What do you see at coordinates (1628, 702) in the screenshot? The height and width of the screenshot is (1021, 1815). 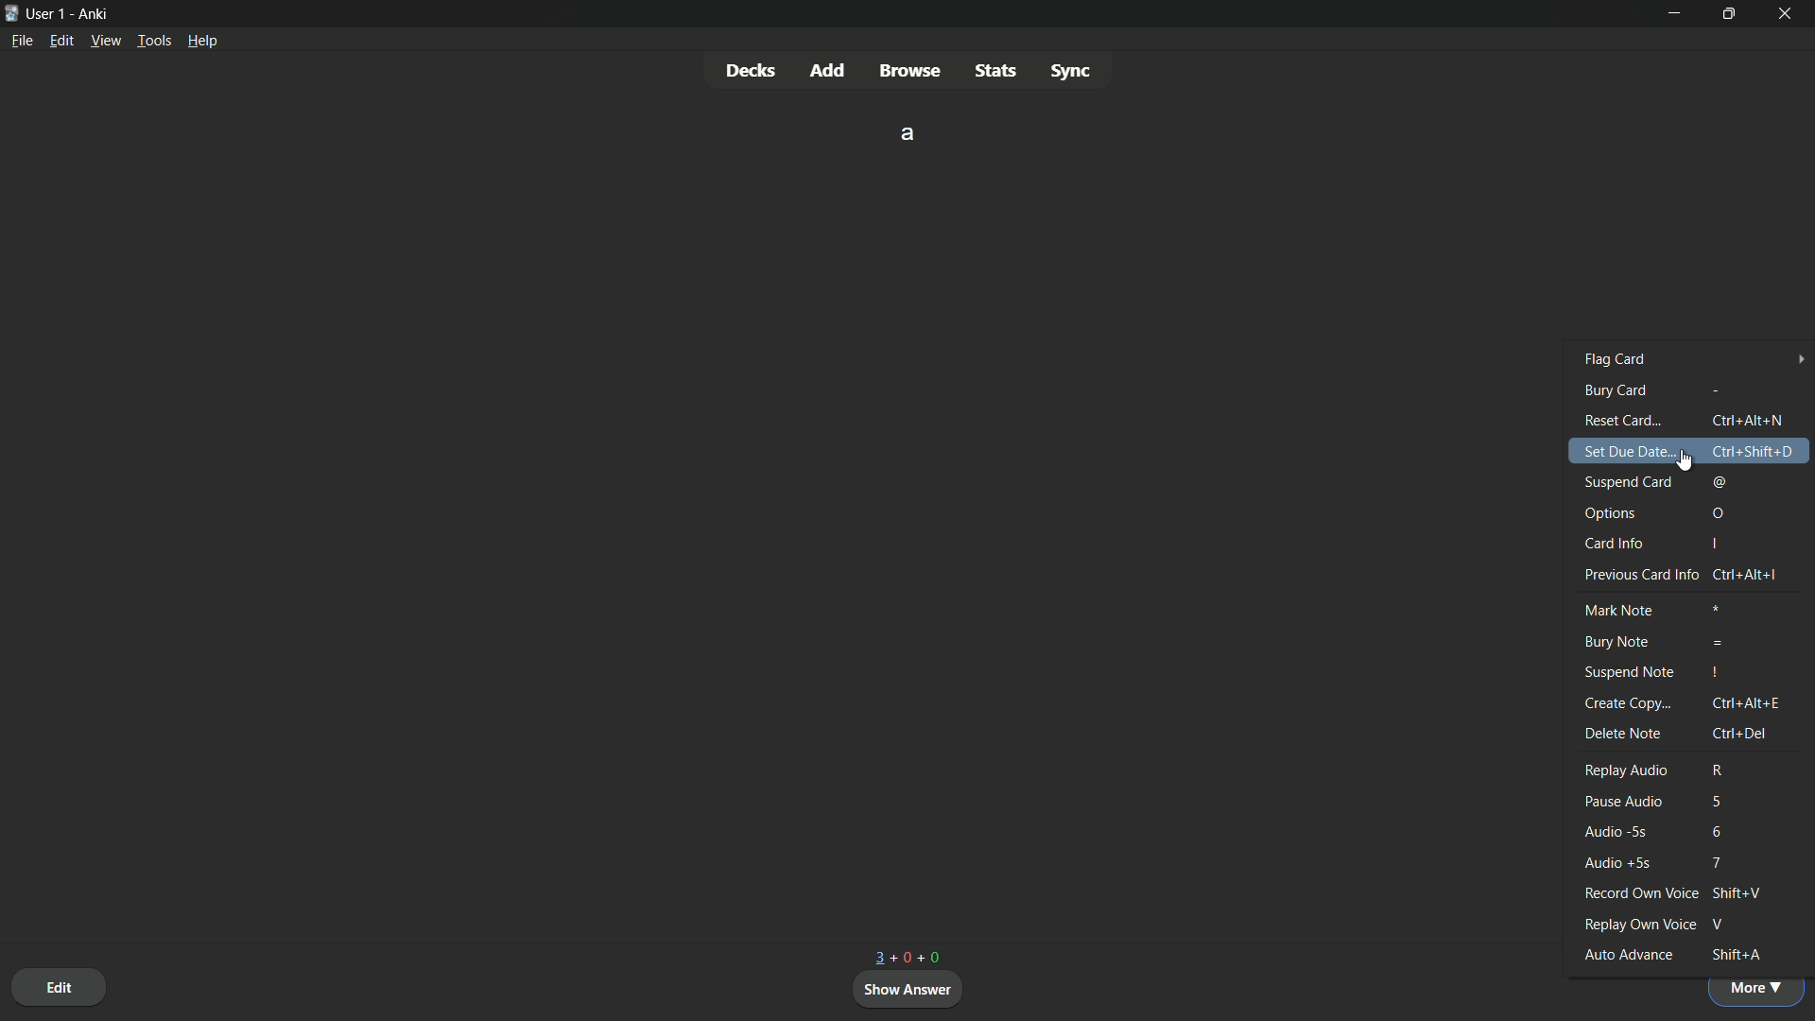 I see `create copy` at bounding box center [1628, 702].